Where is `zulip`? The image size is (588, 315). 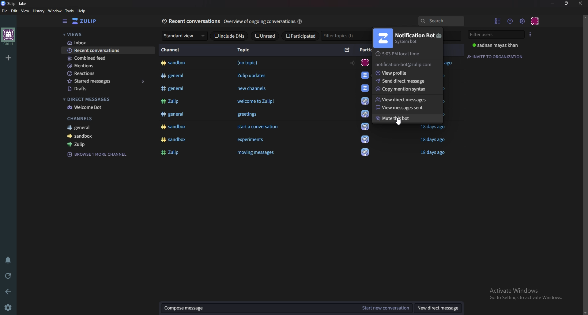 zulip is located at coordinates (102, 143).